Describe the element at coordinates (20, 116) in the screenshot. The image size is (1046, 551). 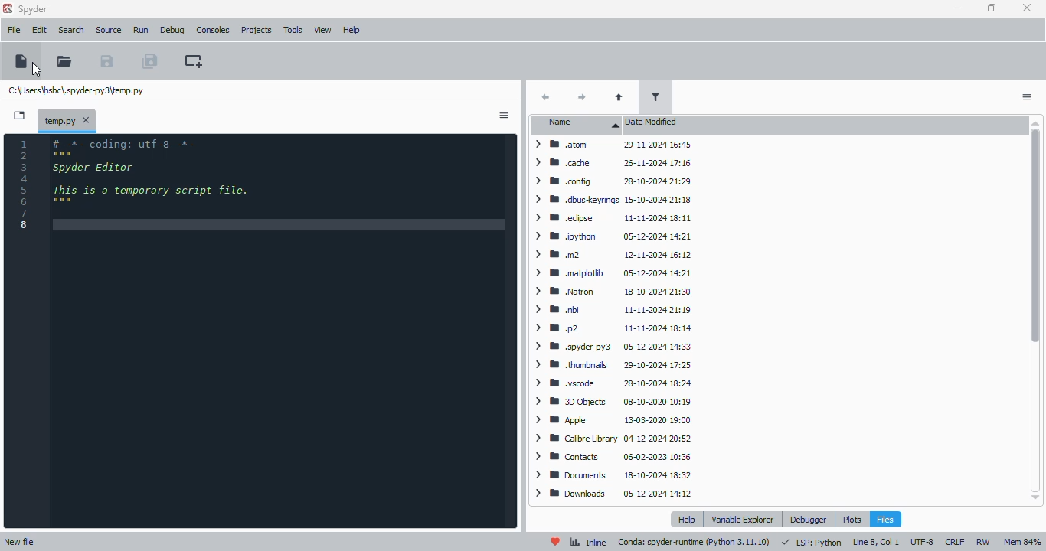
I see `browse tabs` at that location.